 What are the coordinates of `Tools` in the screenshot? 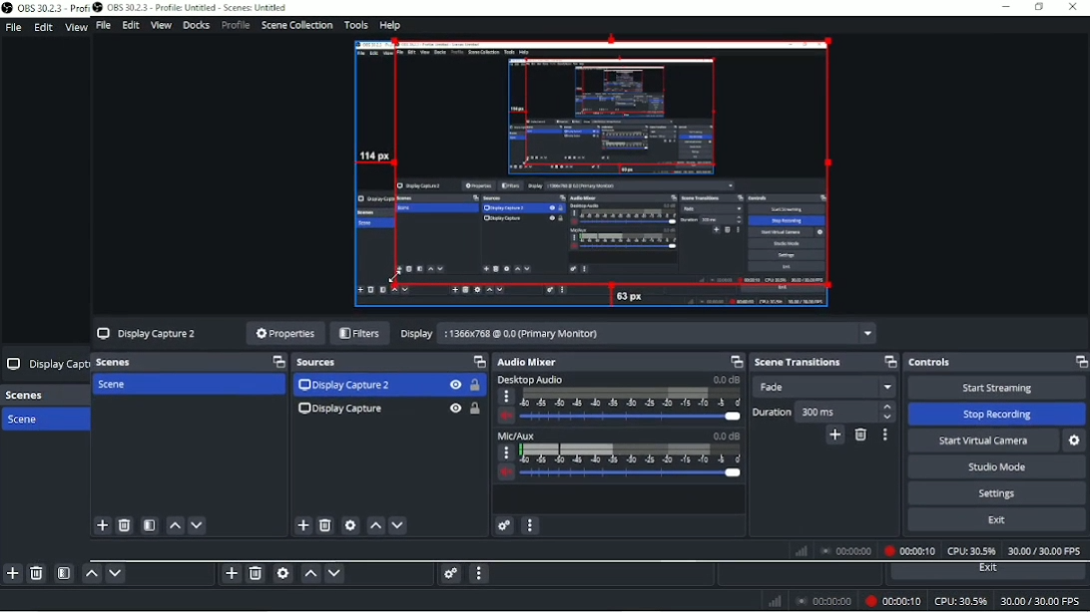 It's located at (356, 24).